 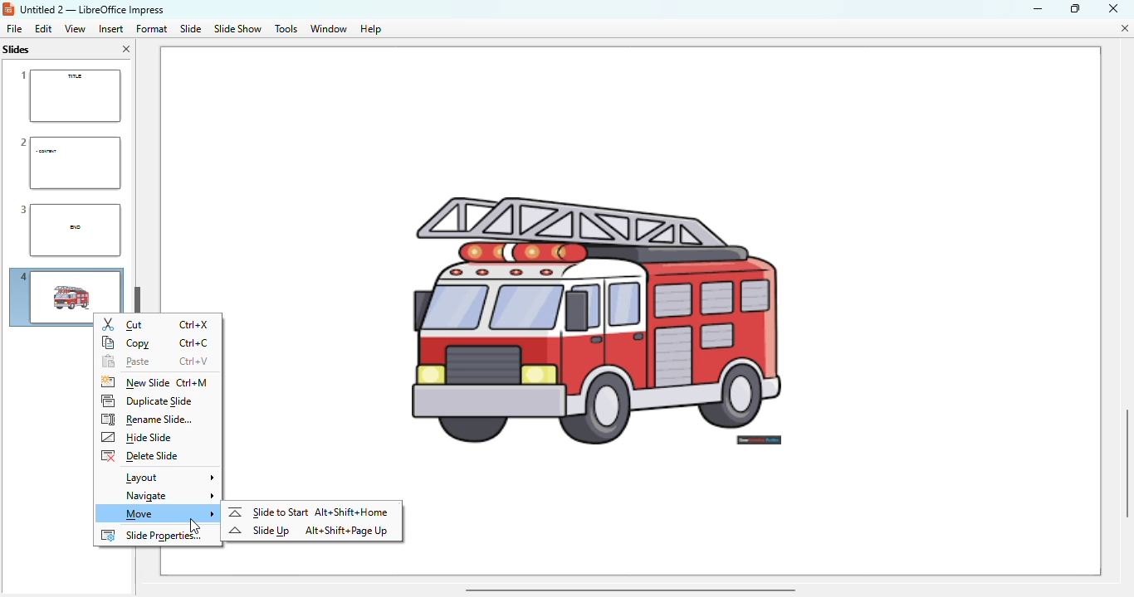 I want to click on slide 3, so click(x=67, y=231).